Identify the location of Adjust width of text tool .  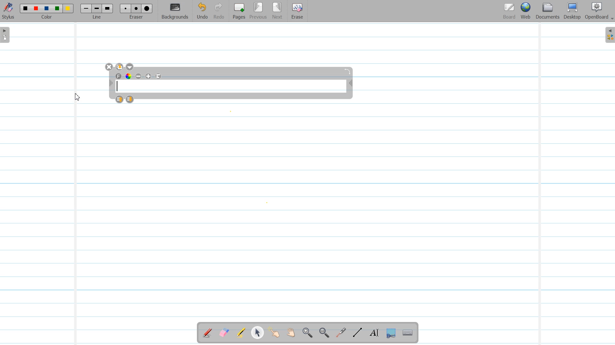
(110, 83).